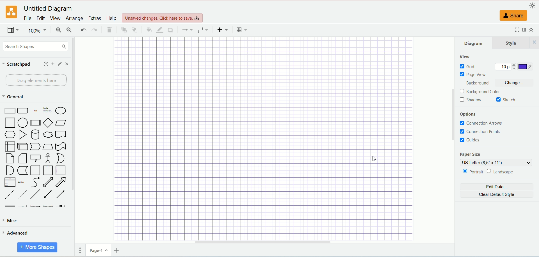 The width and height of the screenshot is (539, 257). Describe the element at coordinates (187, 30) in the screenshot. I see `connections` at that location.